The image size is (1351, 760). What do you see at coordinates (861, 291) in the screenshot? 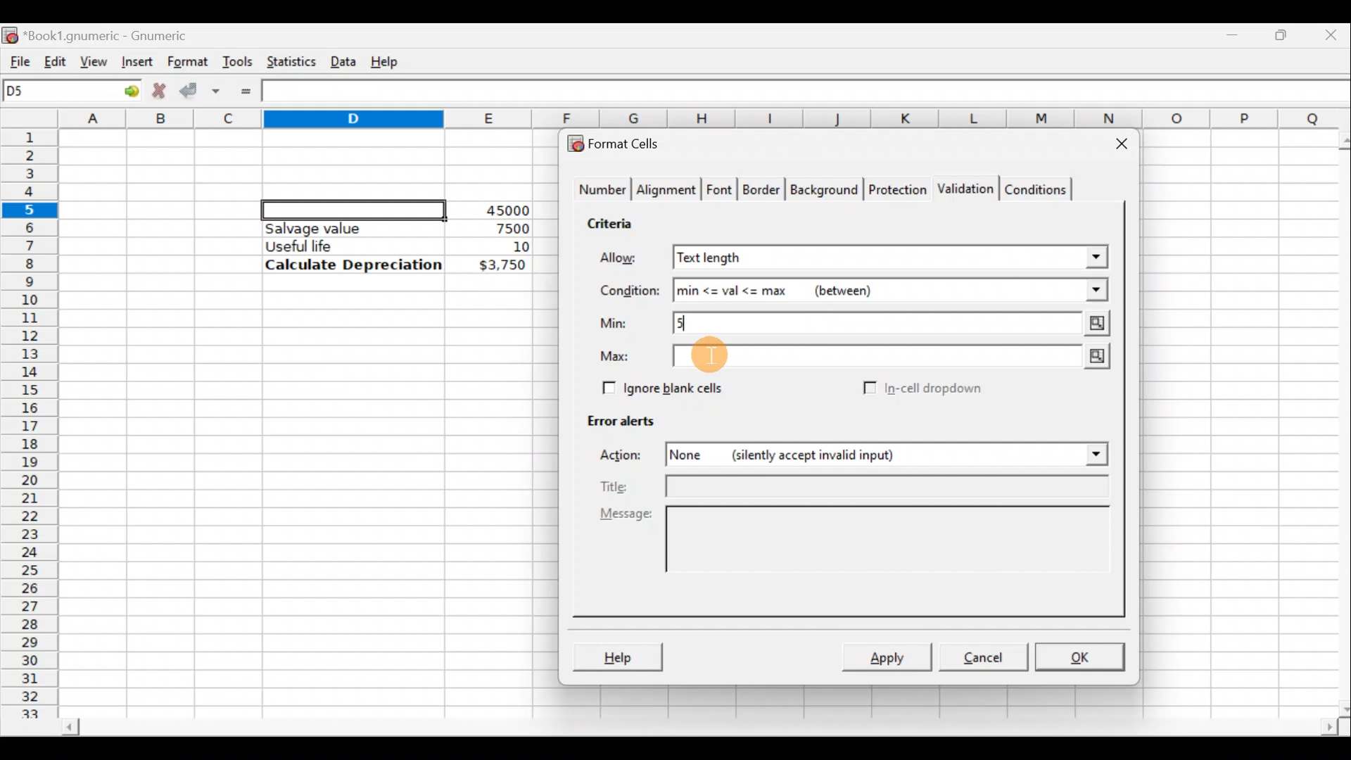
I see `min<=val<=max (between)` at bounding box center [861, 291].